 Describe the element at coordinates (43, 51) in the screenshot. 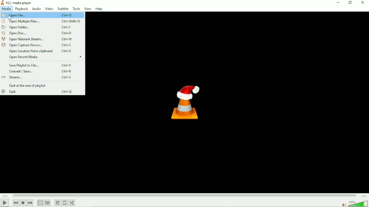

I see `Open location from clipboard` at that location.